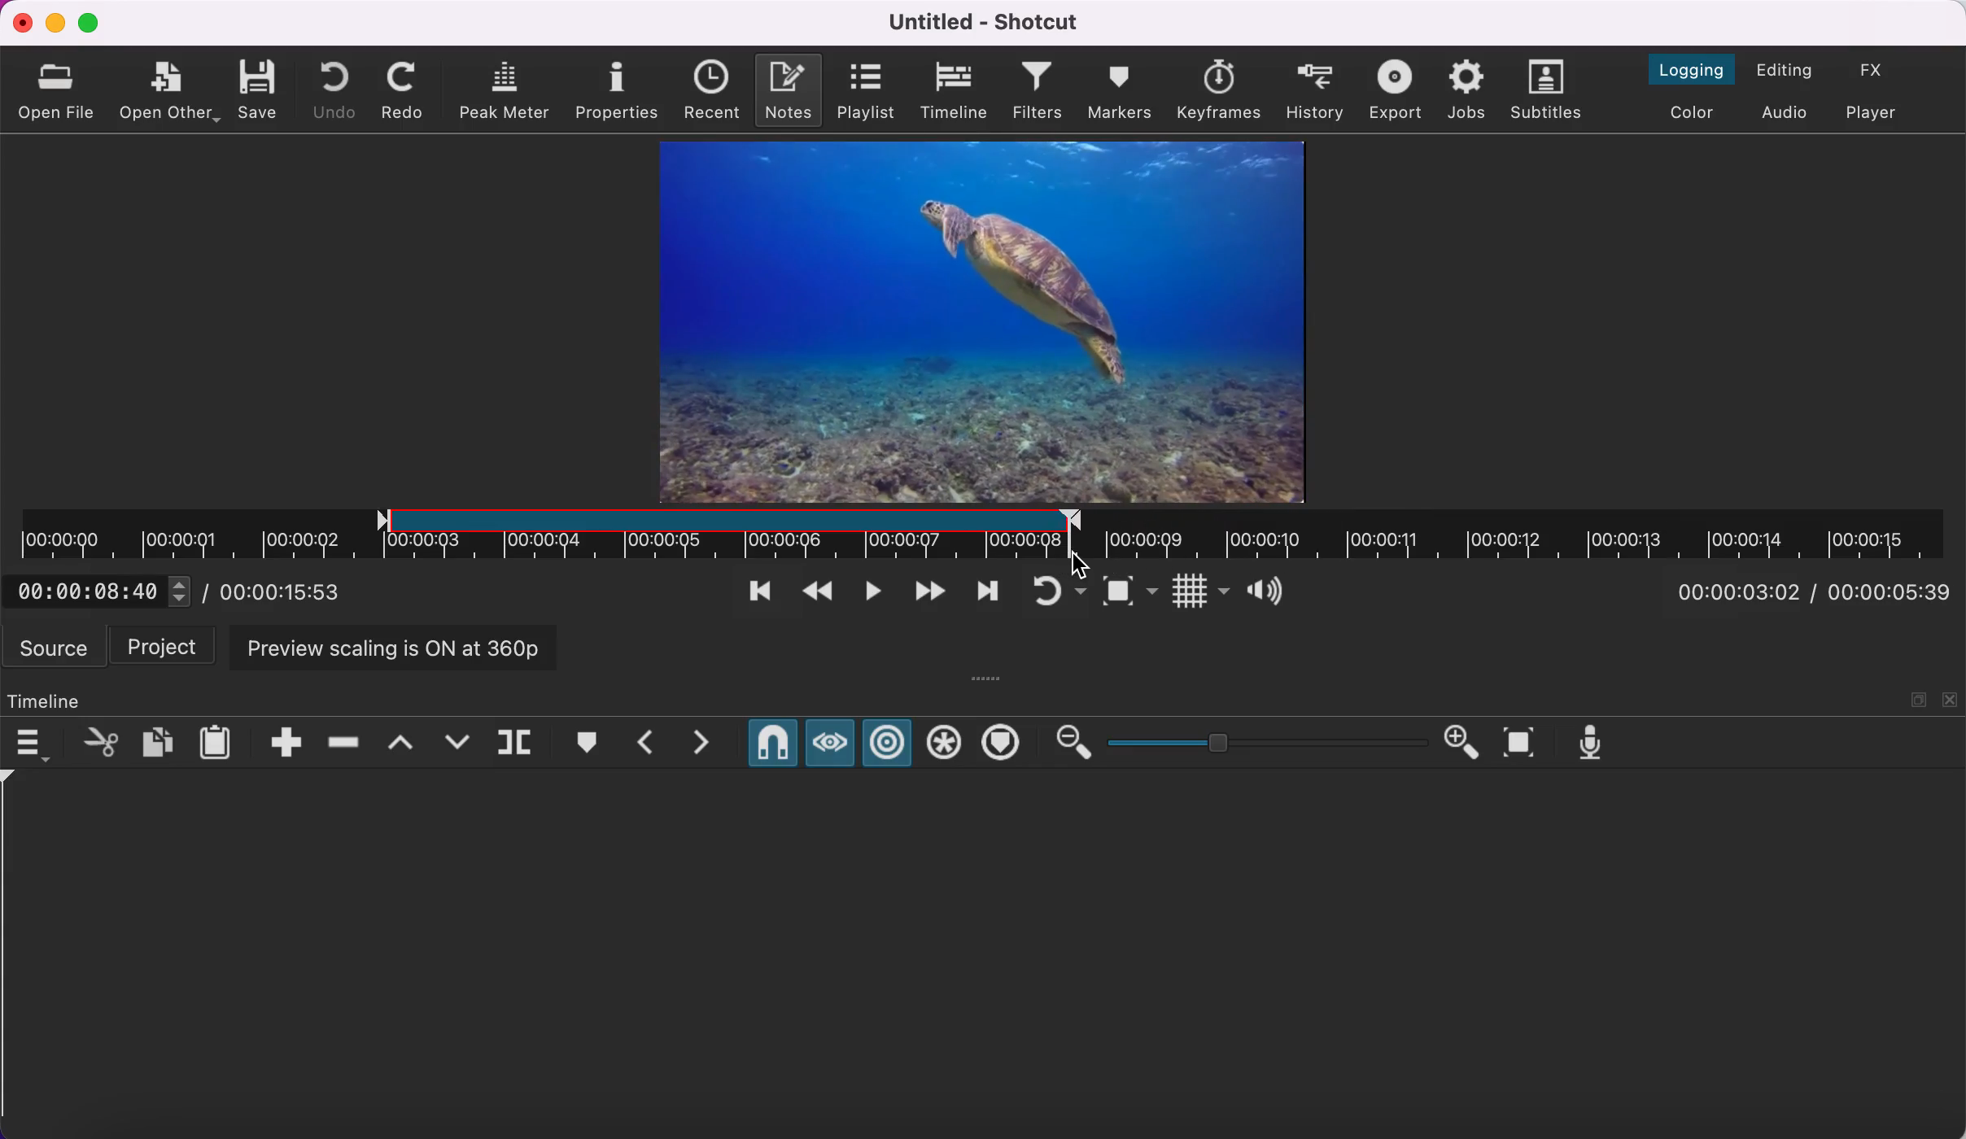  What do you see at coordinates (759, 588) in the screenshot?
I see `skip to previous point` at bounding box center [759, 588].